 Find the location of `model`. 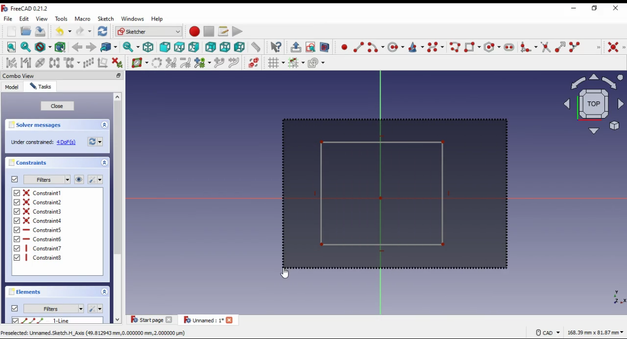

model is located at coordinates (12, 87).